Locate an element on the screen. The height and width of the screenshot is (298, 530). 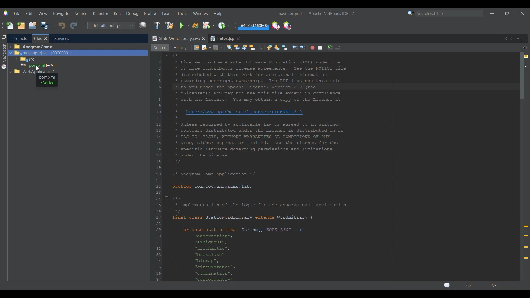
View menu is located at coordinates (43, 14).